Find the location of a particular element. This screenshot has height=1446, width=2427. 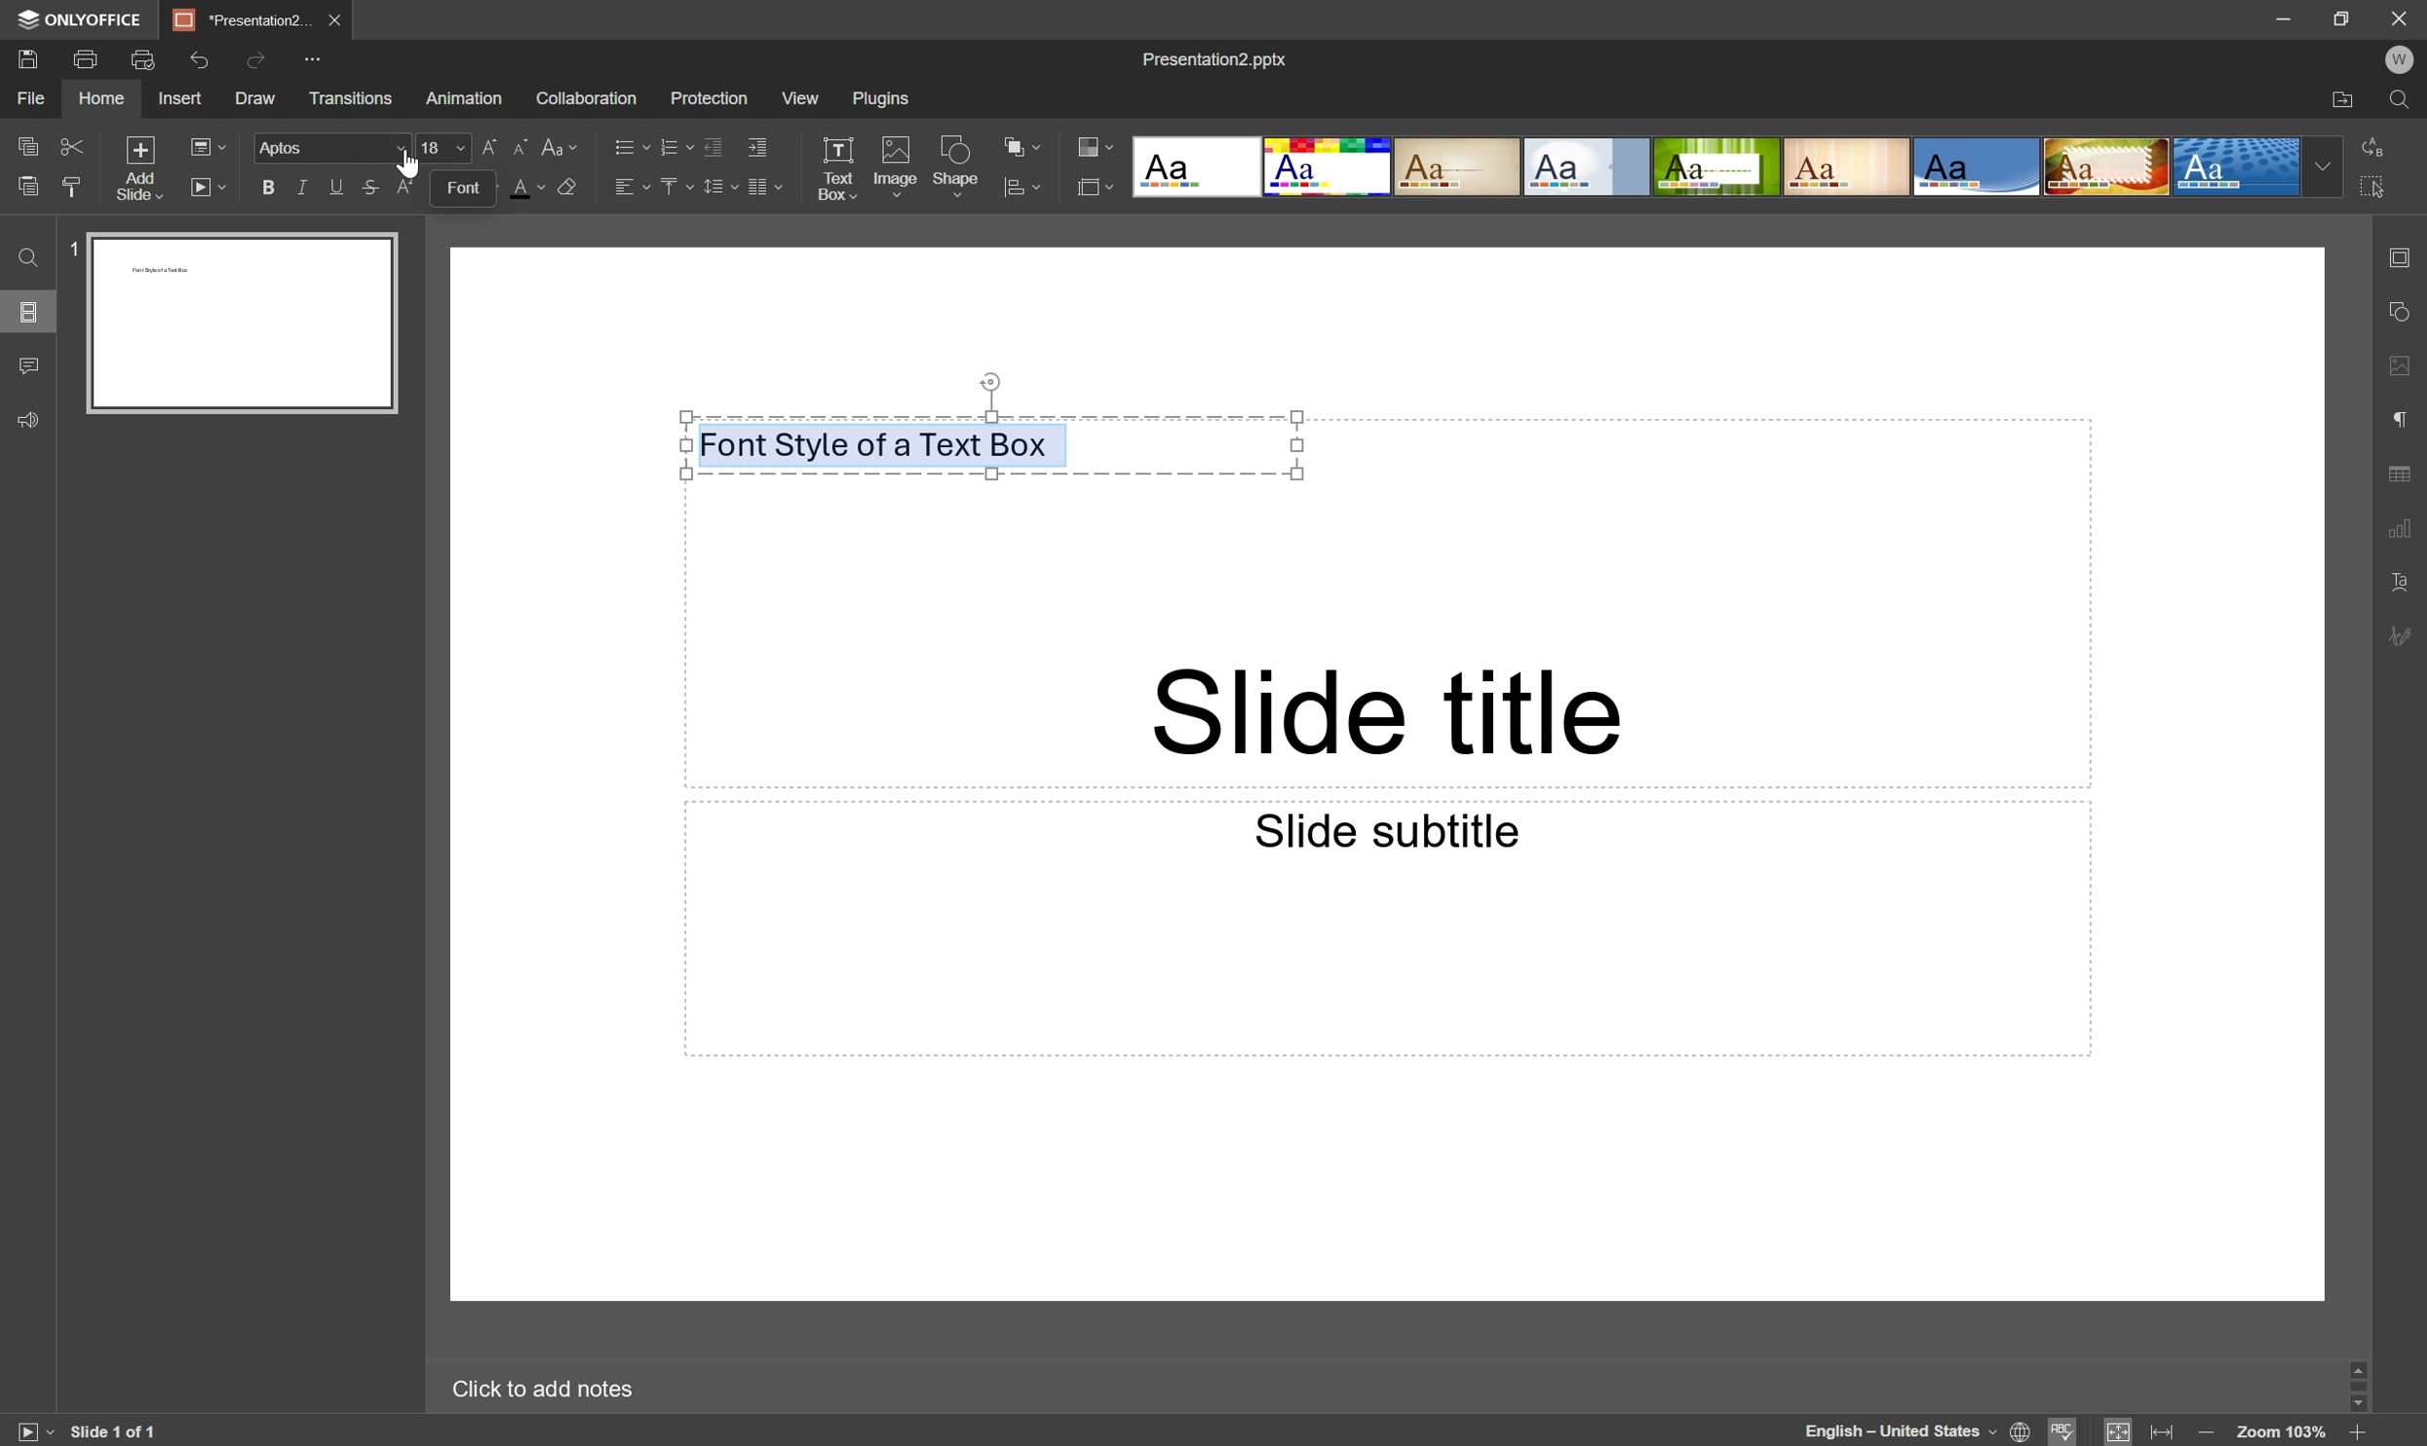

Font color is located at coordinates (526, 186).